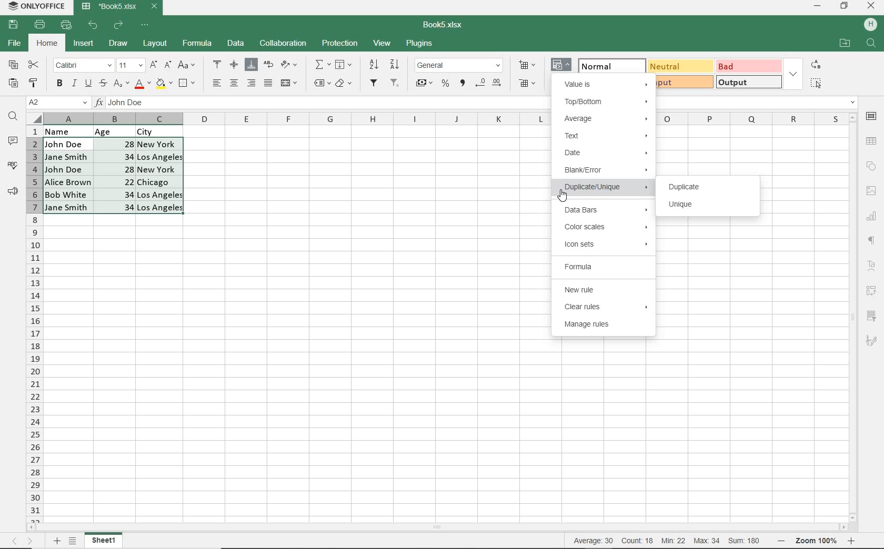 The width and height of the screenshot is (884, 549). What do you see at coordinates (855, 317) in the screenshot?
I see `SCROLLBAR` at bounding box center [855, 317].